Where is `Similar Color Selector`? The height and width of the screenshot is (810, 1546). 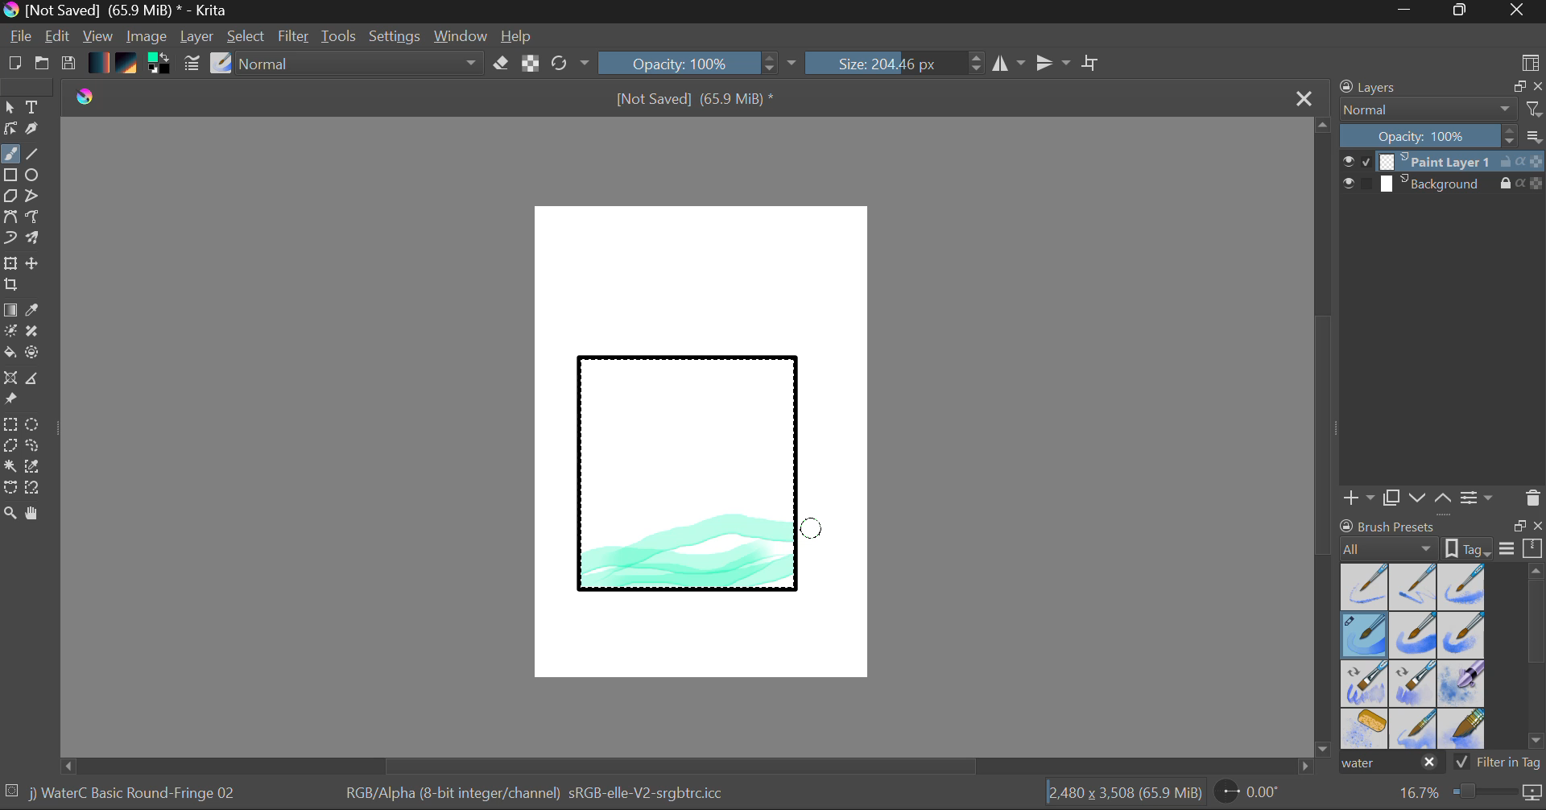
Similar Color Selector is located at coordinates (37, 467).